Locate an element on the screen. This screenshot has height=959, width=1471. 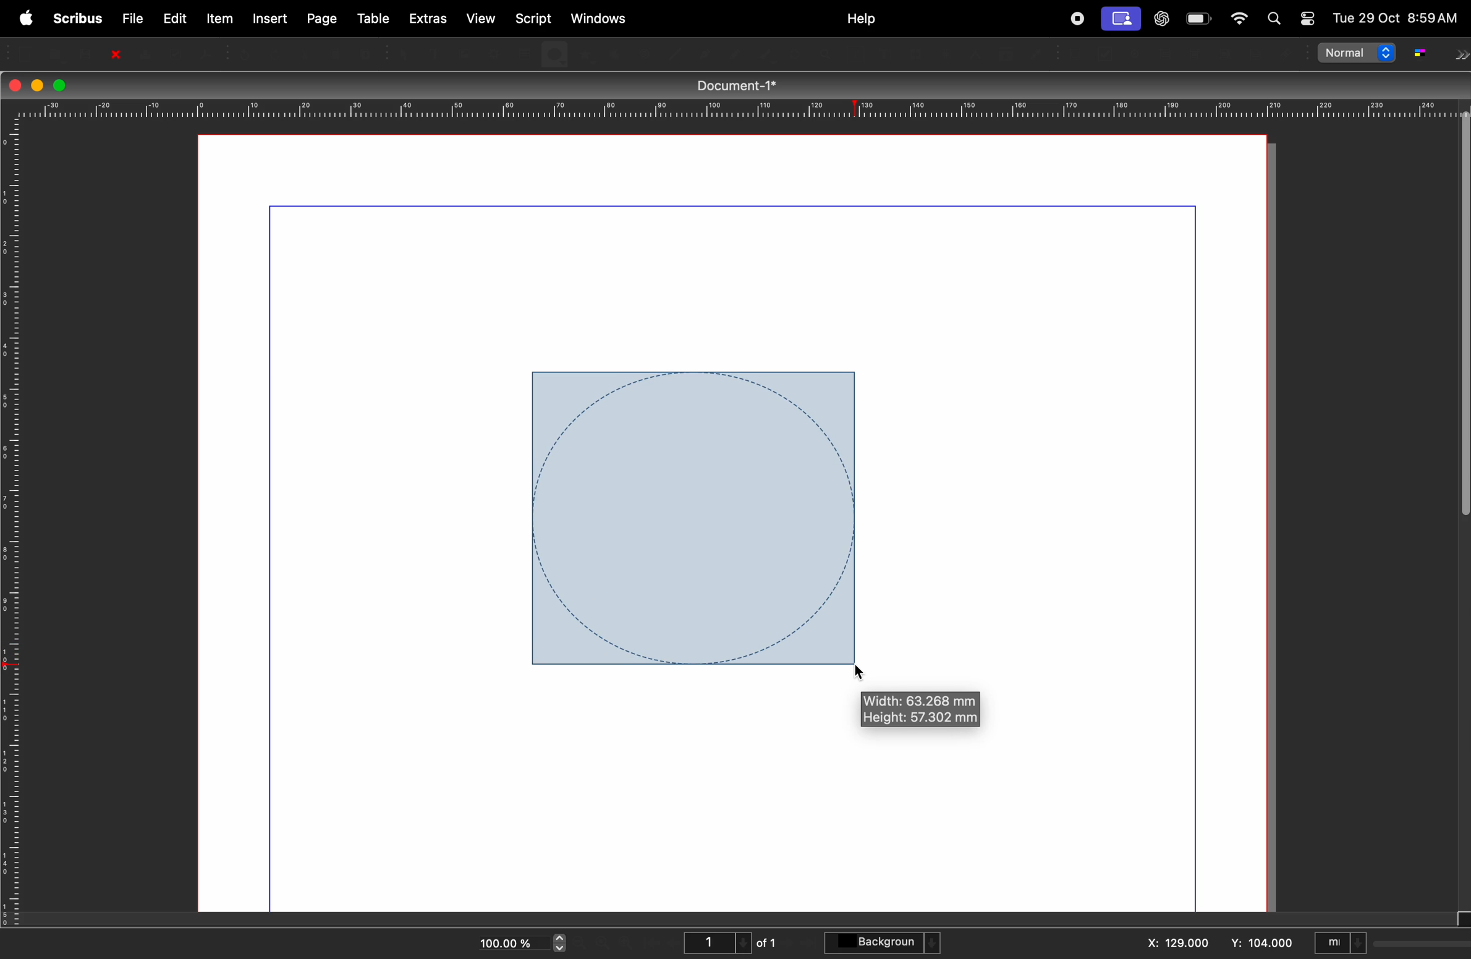
scribus is located at coordinates (75, 19).